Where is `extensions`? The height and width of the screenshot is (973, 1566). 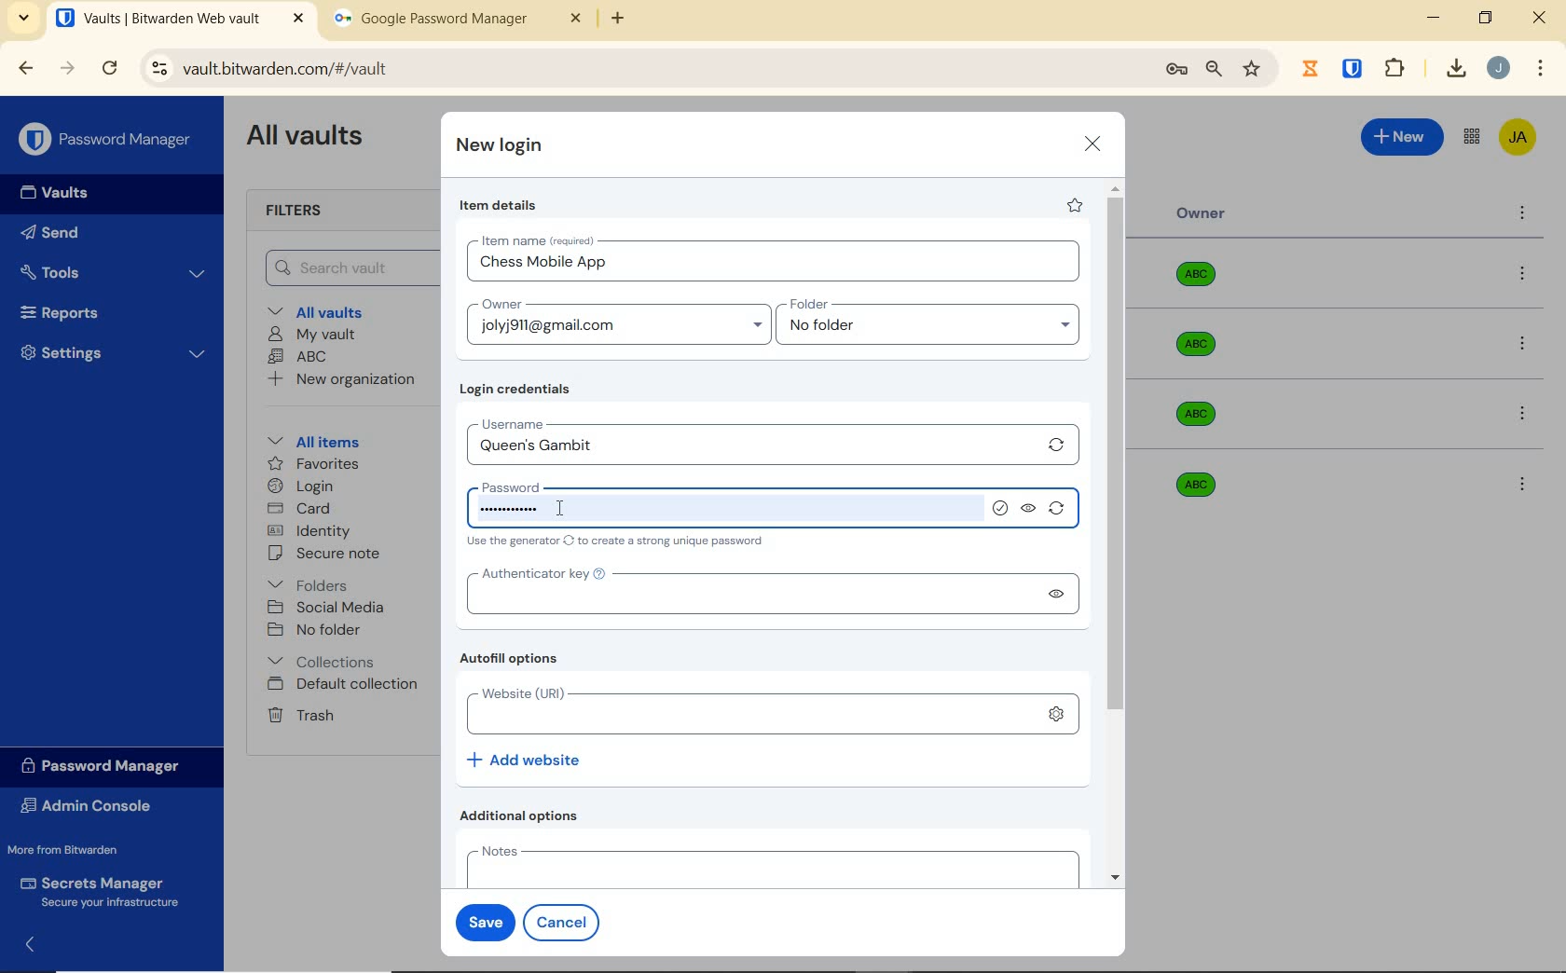
extensions is located at coordinates (1354, 67).